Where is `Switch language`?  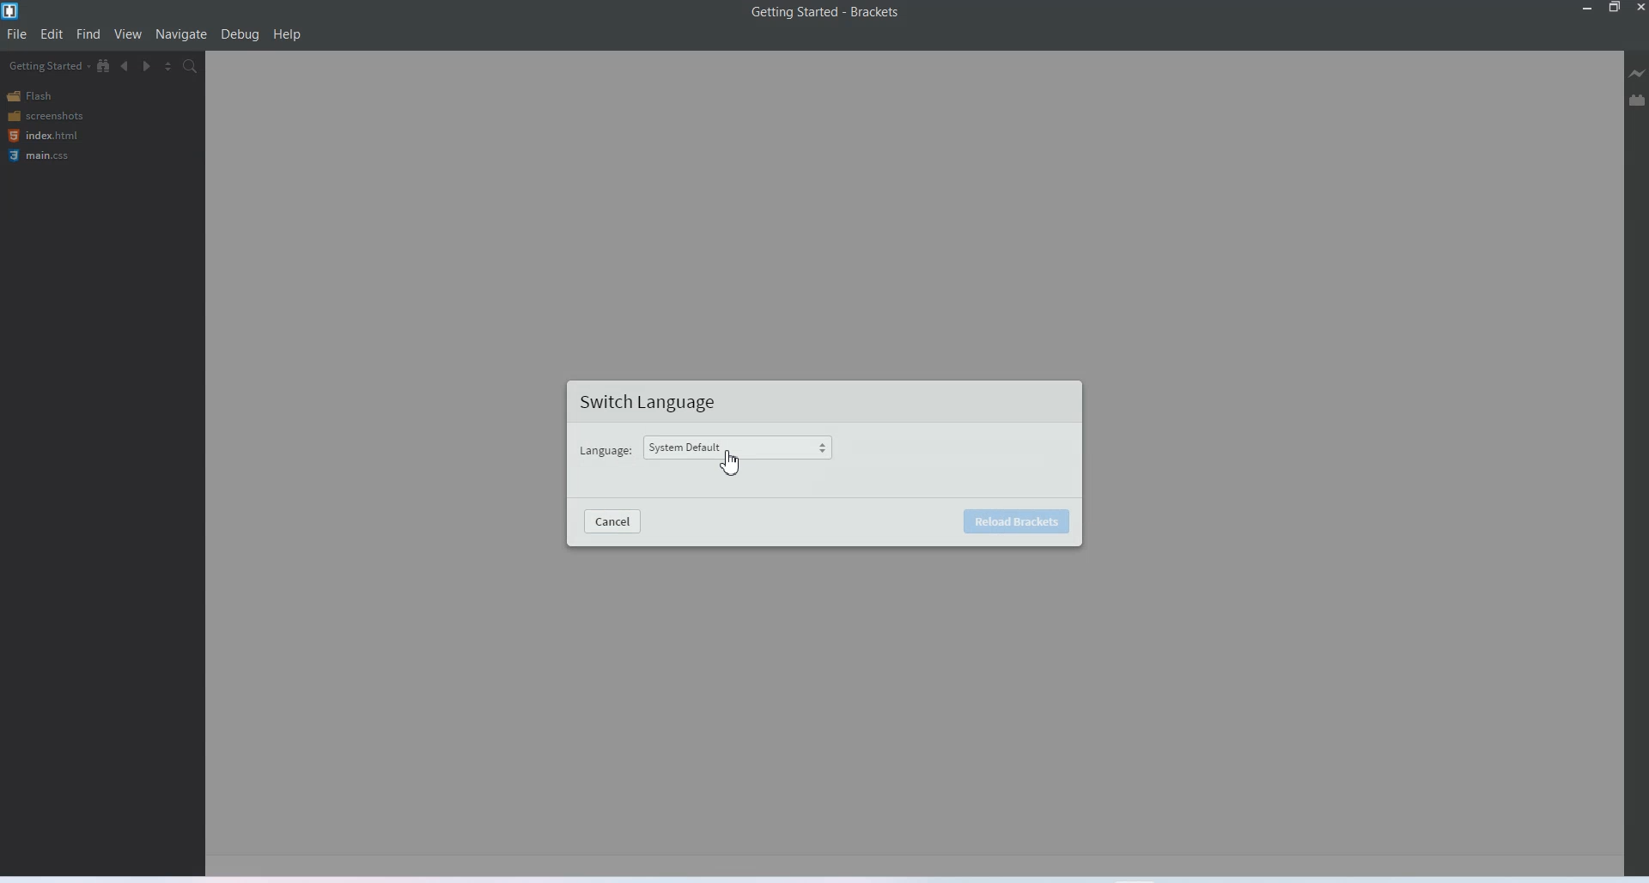
Switch language is located at coordinates (655, 402).